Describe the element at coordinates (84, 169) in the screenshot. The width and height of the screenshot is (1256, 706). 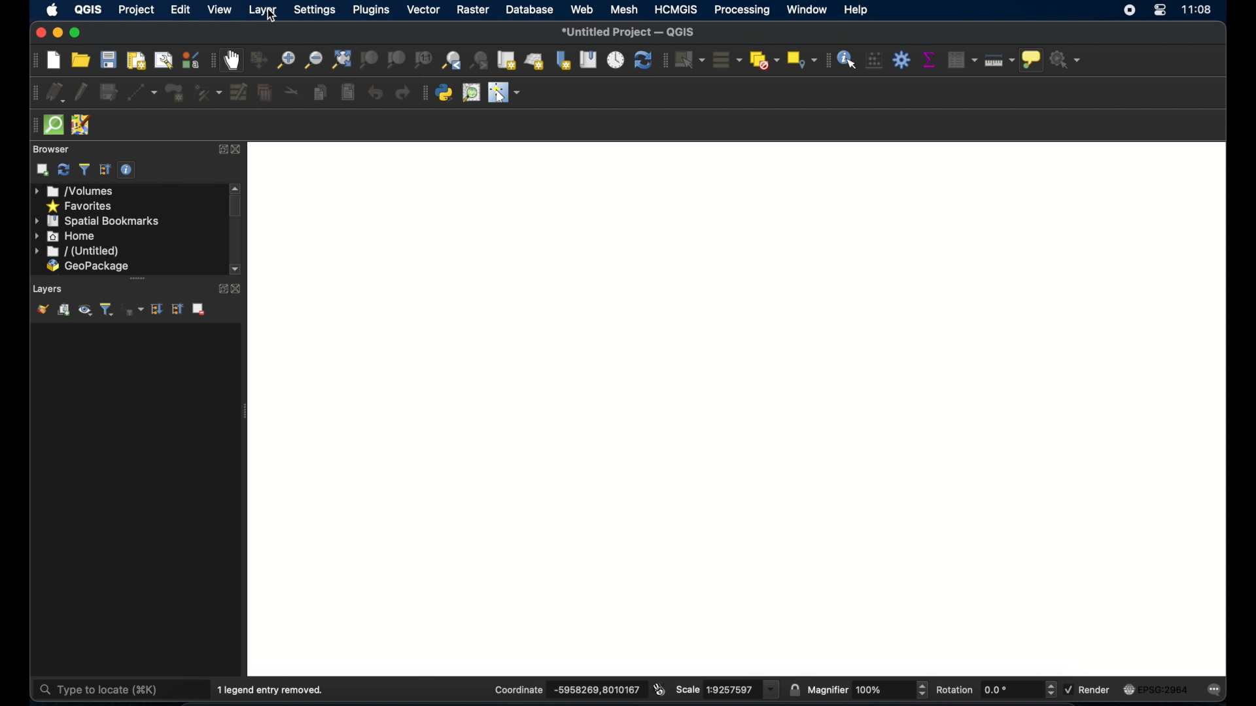
I see `filter browser` at that location.